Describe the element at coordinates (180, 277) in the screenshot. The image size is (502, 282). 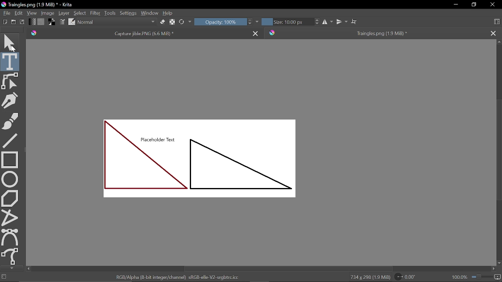
I see `'RGB/Alpha (8-bit integer/channel) sRGB-elle-V2-srgbtrc.icc` at that location.